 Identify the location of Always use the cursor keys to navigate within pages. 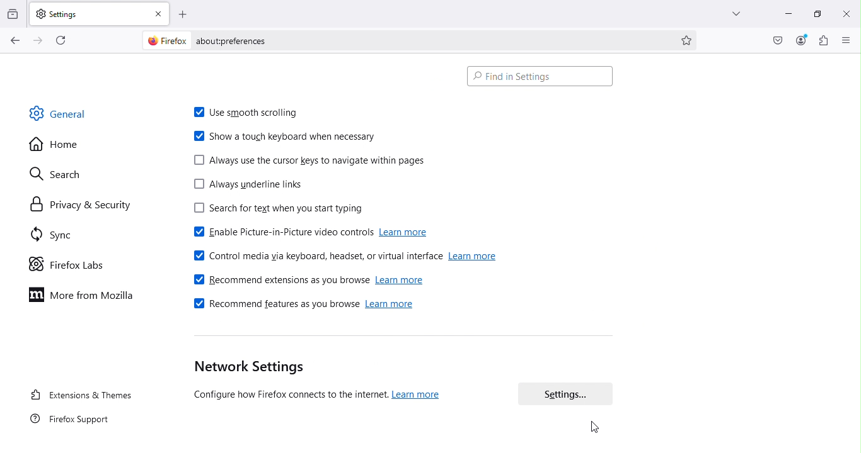
(313, 159).